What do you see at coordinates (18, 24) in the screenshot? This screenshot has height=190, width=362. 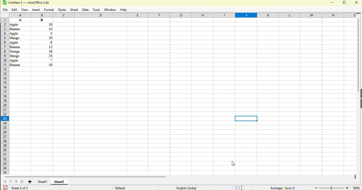 I see `` at bounding box center [18, 24].